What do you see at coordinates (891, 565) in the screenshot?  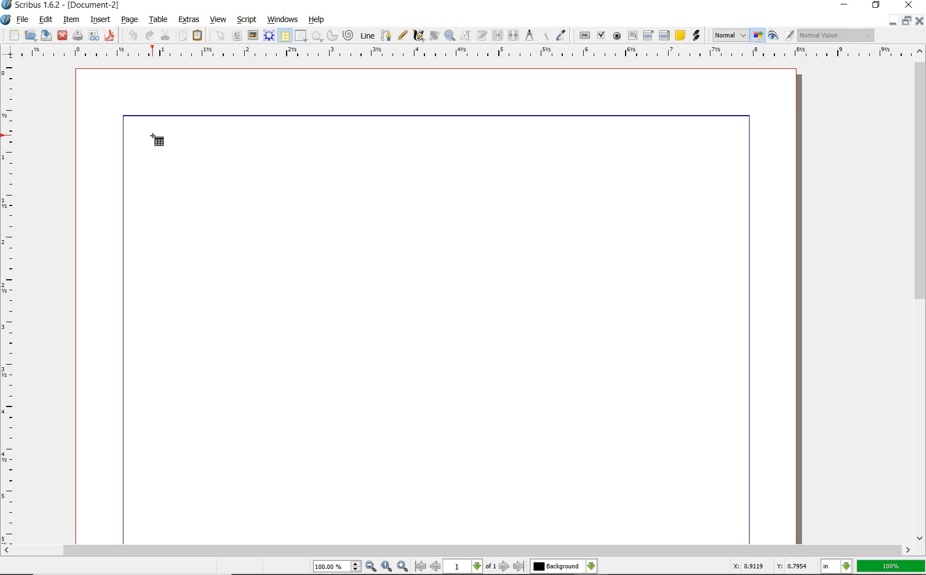 I see `100%` at bounding box center [891, 565].